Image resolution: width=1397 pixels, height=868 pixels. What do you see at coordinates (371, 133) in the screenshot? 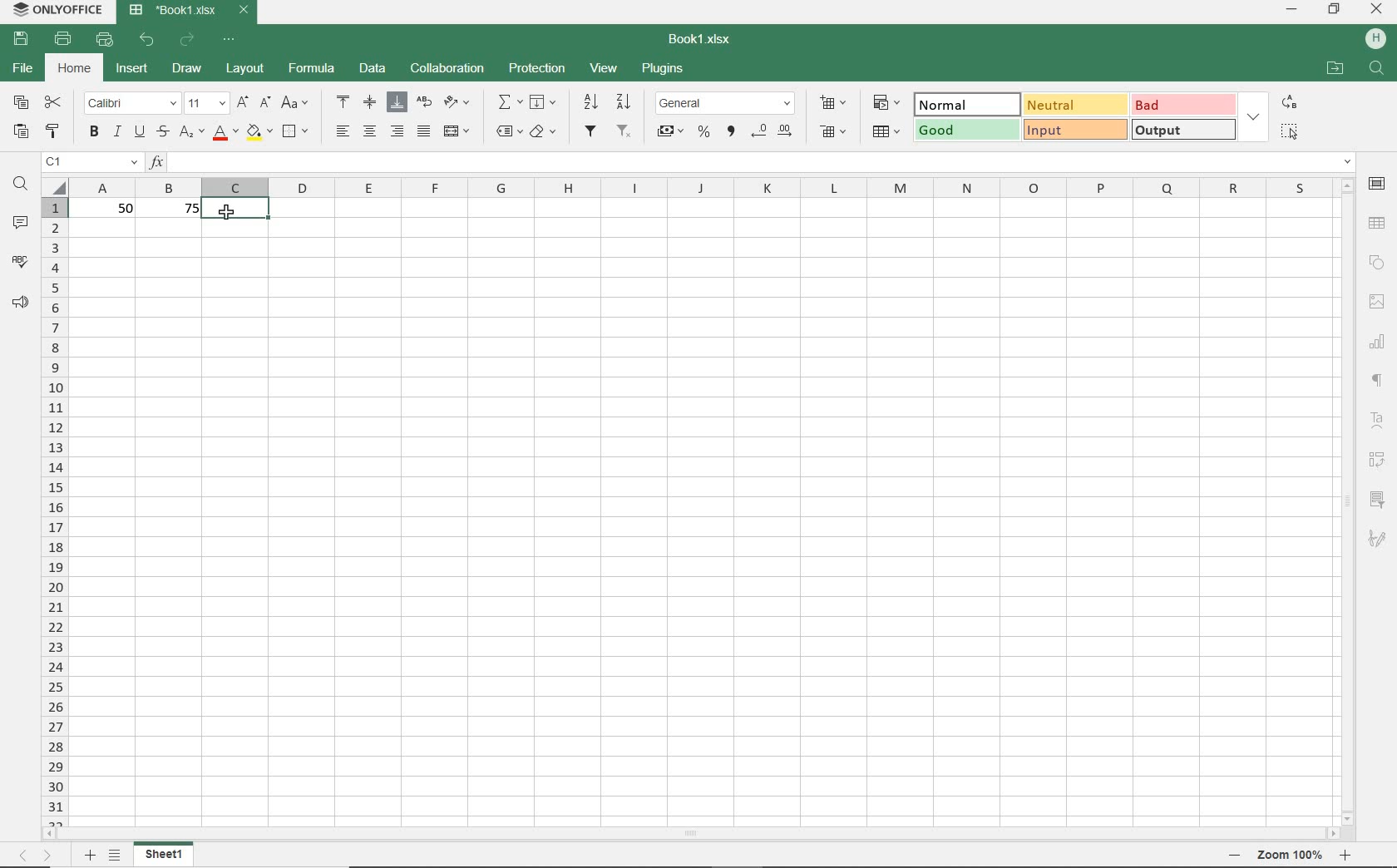
I see `align center` at bounding box center [371, 133].